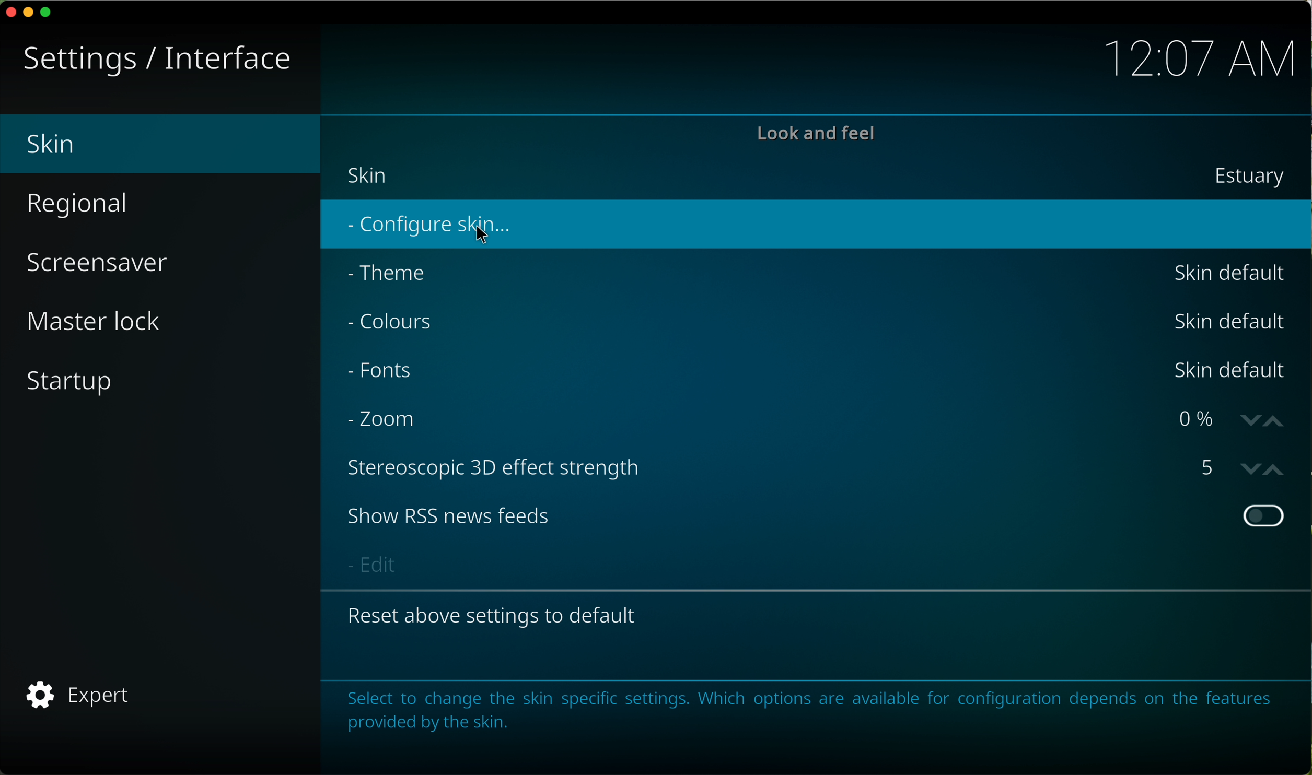 Image resolution: width=1312 pixels, height=775 pixels. I want to click on notes, so click(807, 710).